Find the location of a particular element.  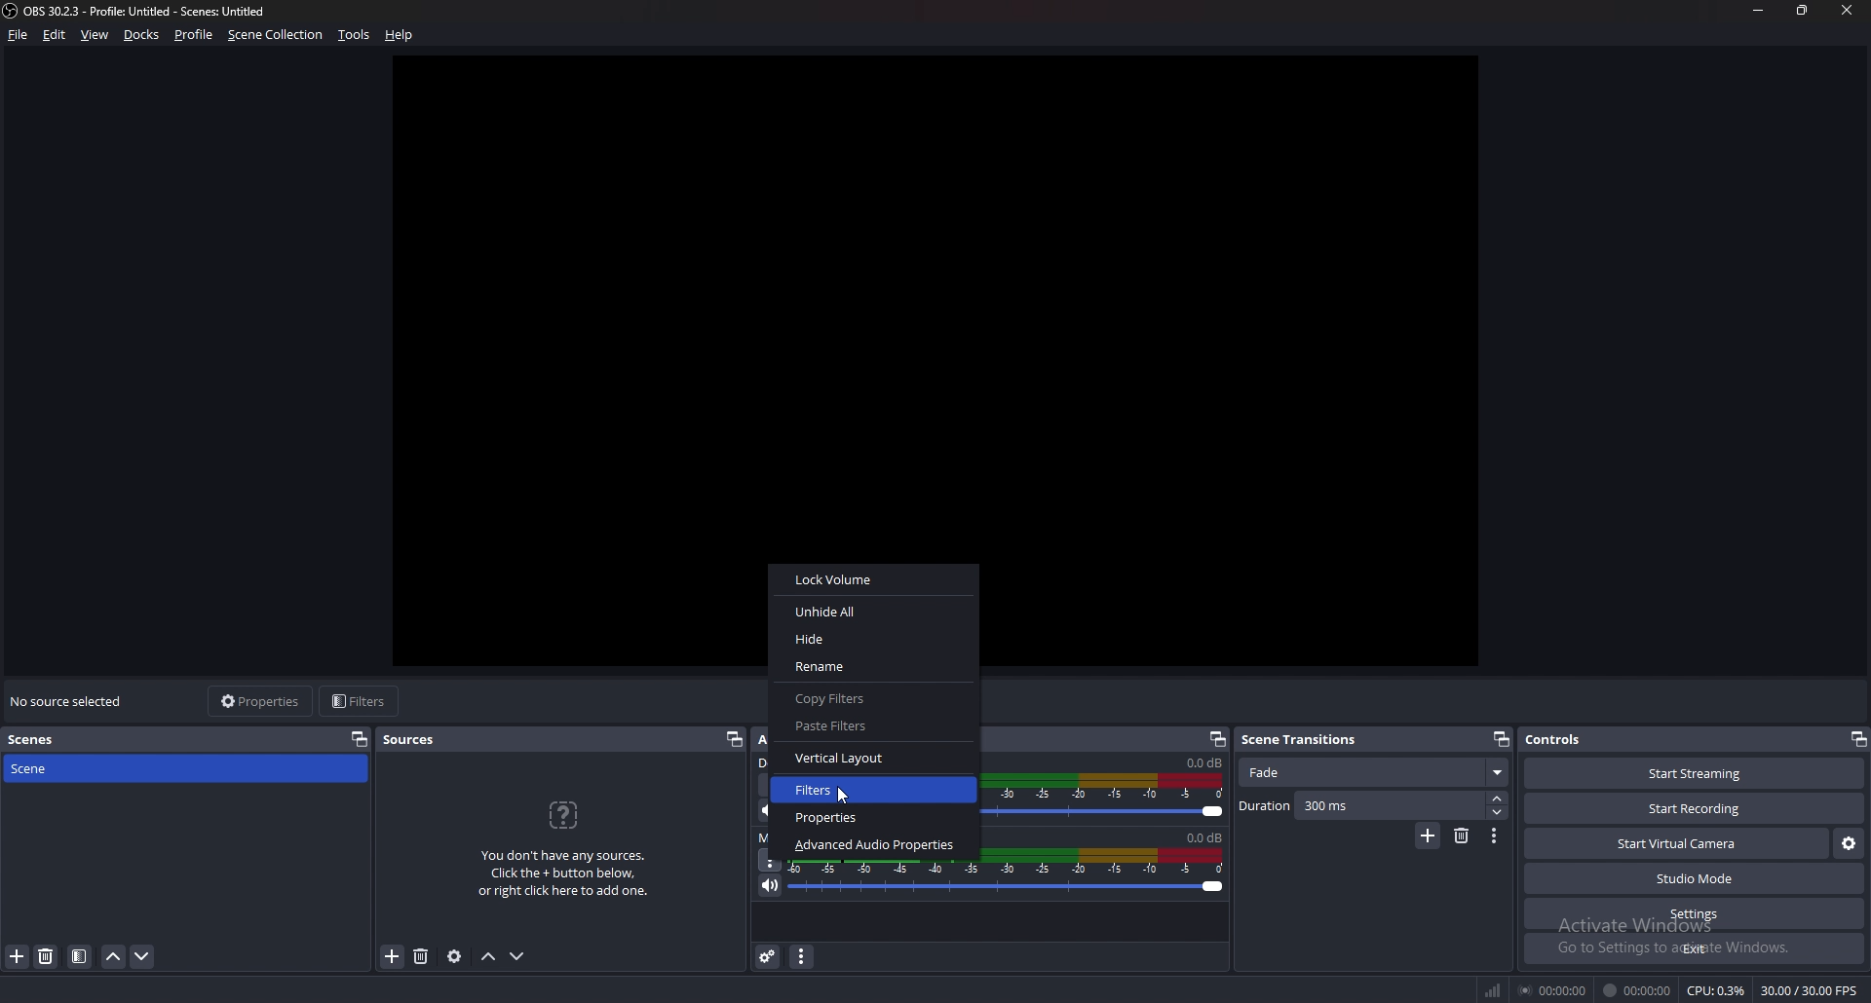

pop out is located at coordinates (1500, 739).